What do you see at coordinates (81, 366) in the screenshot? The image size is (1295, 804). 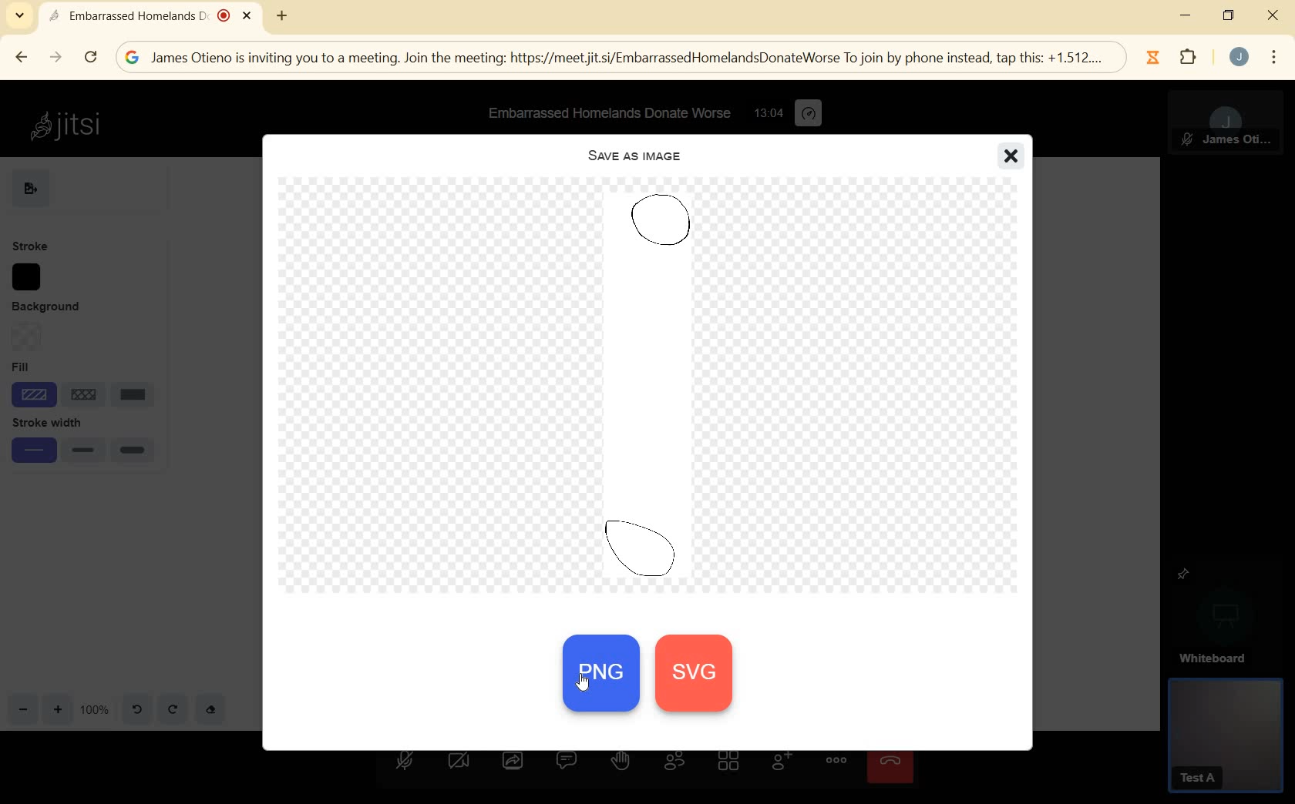 I see `Fill` at bounding box center [81, 366].